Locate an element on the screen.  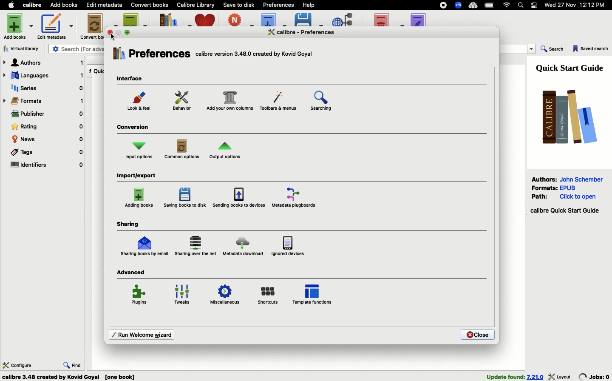
Identifiers is located at coordinates (47, 165).